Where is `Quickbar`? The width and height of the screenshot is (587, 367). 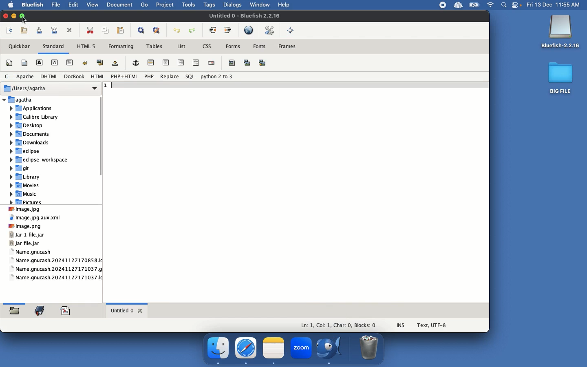
Quickbar is located at coordinates (17, 45).